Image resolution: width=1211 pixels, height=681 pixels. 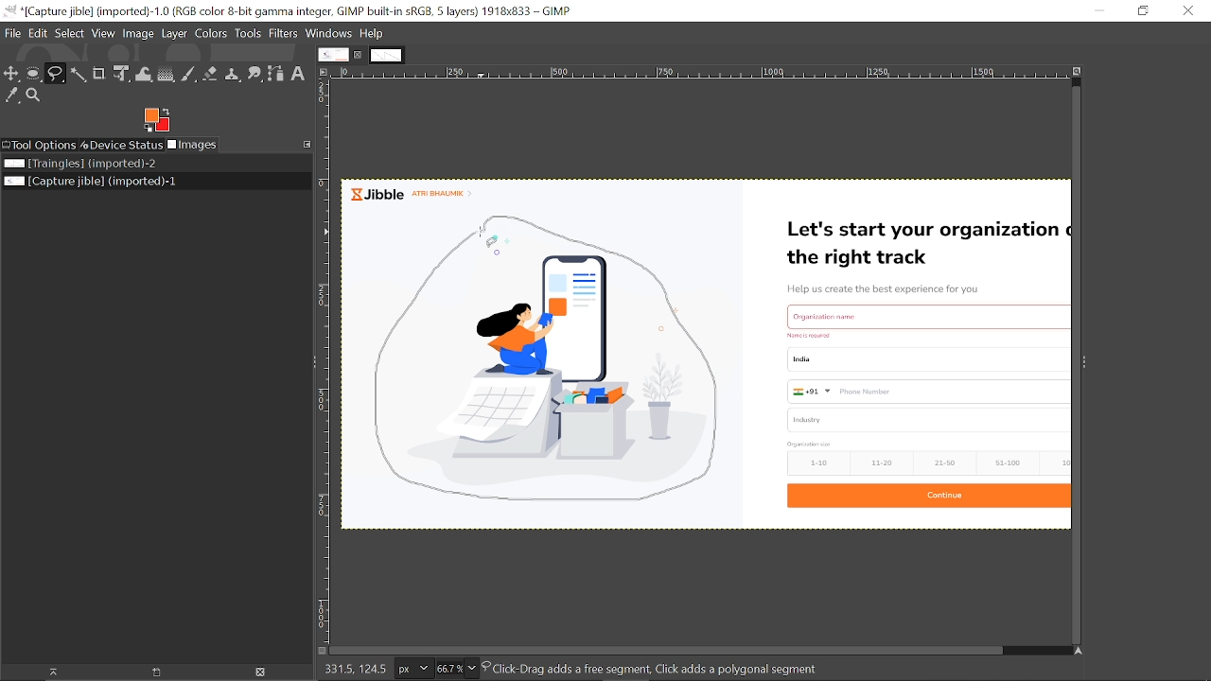 What do you see at coordinates (386, 55) in the screenshot?
I see `Other tab` at bounding box center [386, 55].